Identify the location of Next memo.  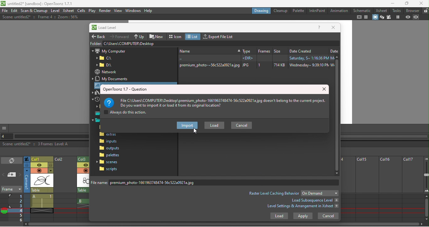
(20, 175).